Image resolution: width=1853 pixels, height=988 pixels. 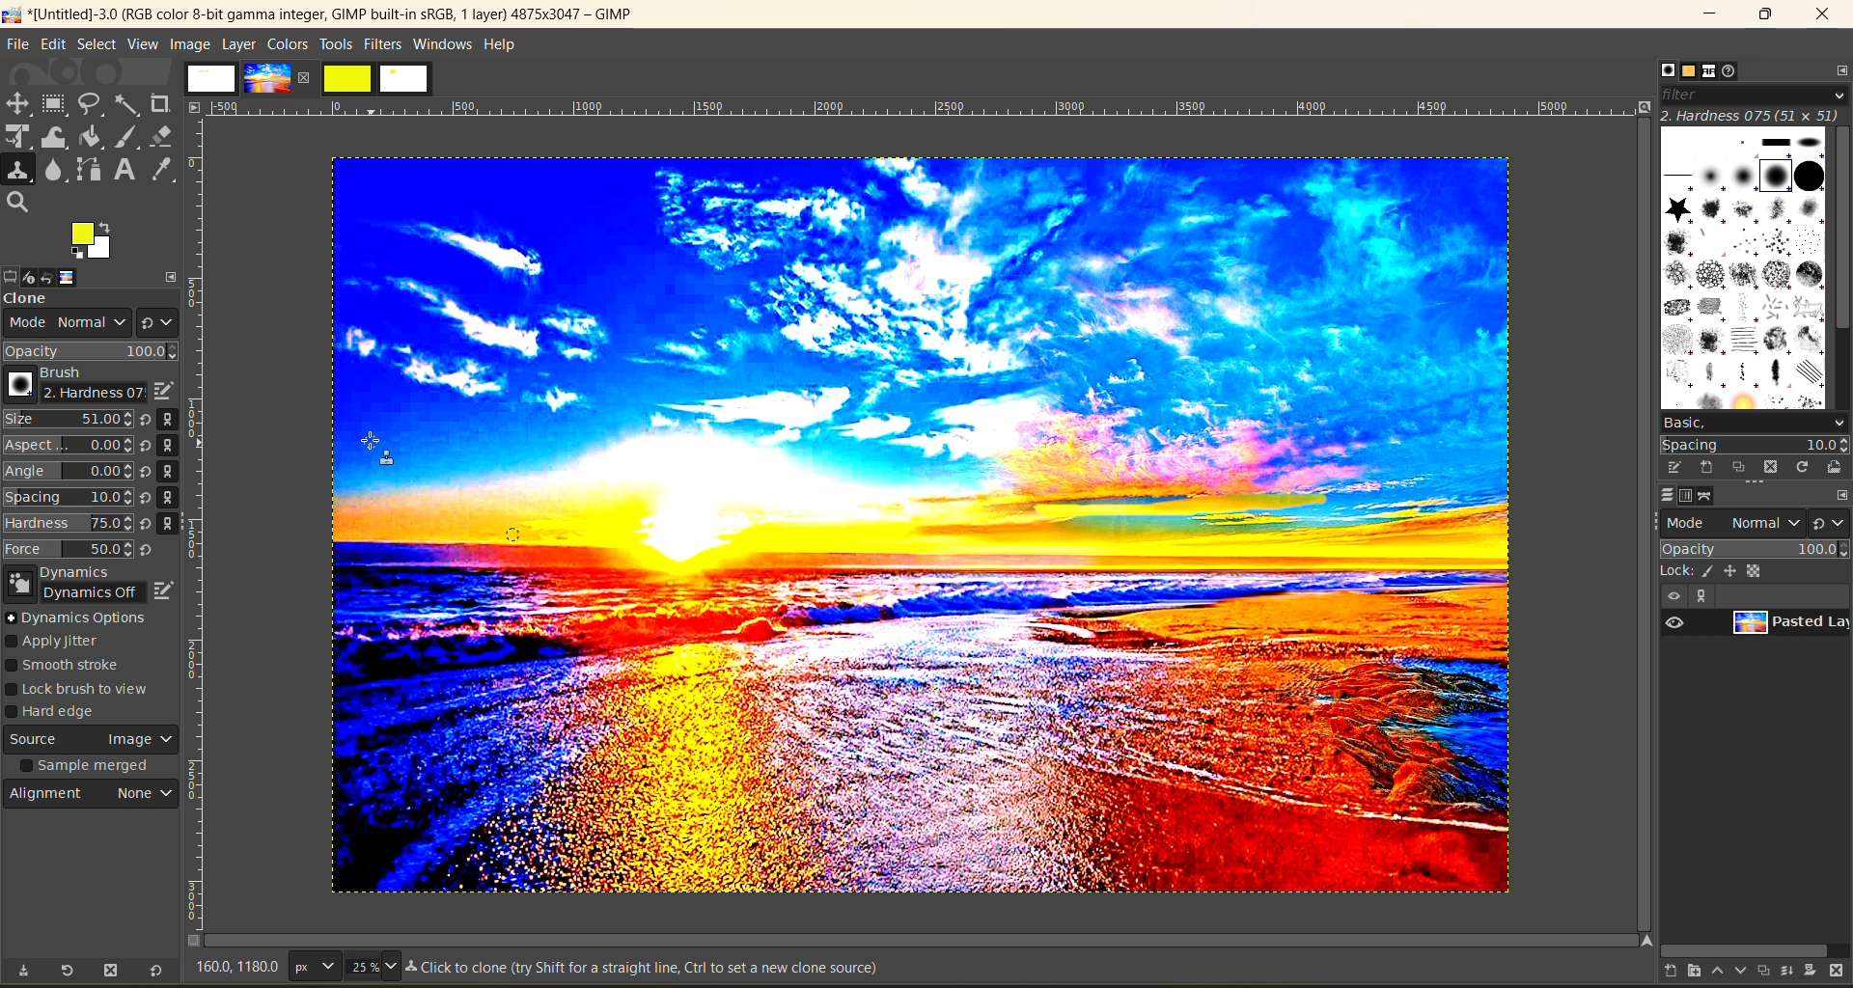 I want to click on , so click(x=1643, y=940).